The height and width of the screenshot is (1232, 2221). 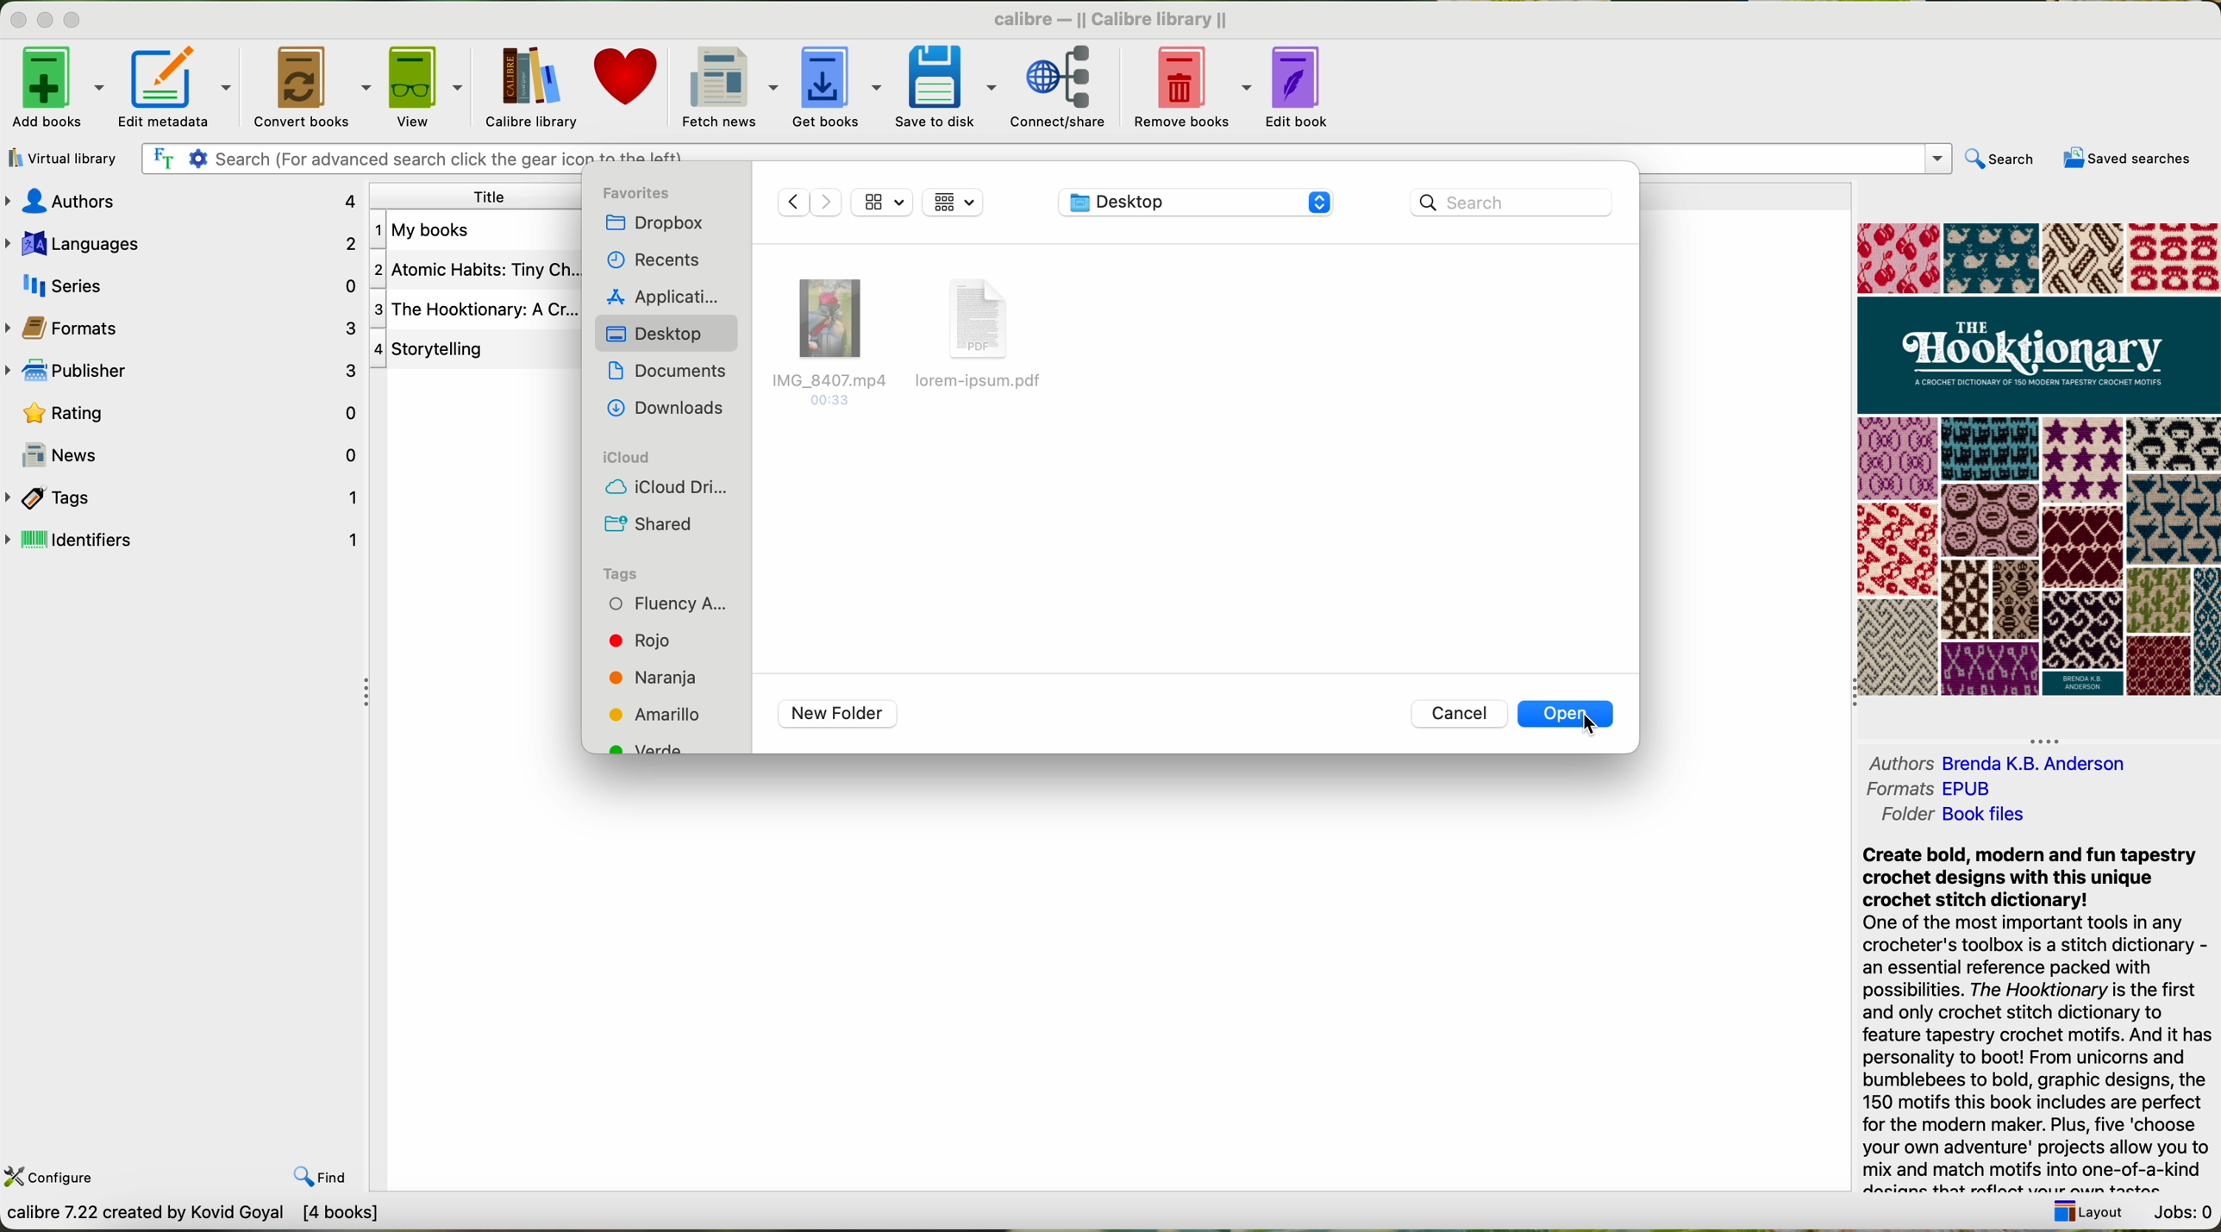 I want to click on Calibre library, so click(x=529, y=88).